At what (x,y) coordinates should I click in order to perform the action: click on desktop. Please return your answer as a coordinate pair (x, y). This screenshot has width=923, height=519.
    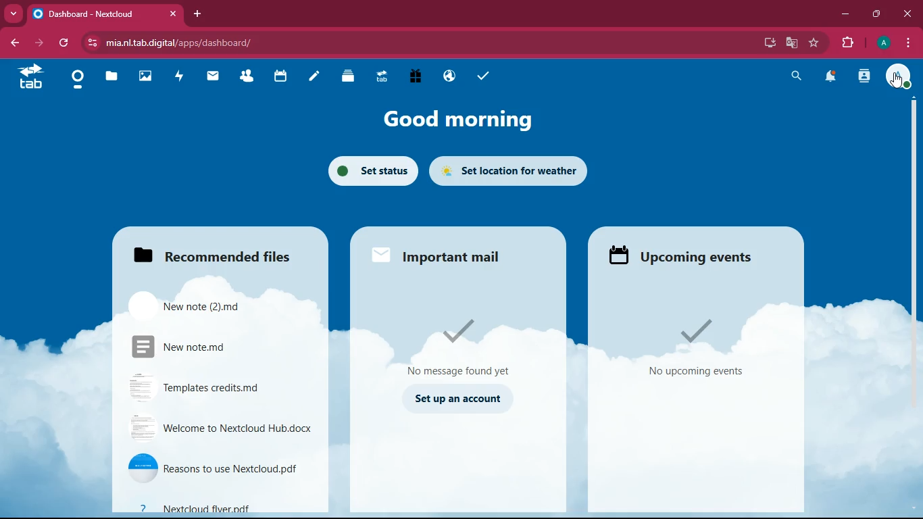
    Looking at the image, I should click on (764, 43).